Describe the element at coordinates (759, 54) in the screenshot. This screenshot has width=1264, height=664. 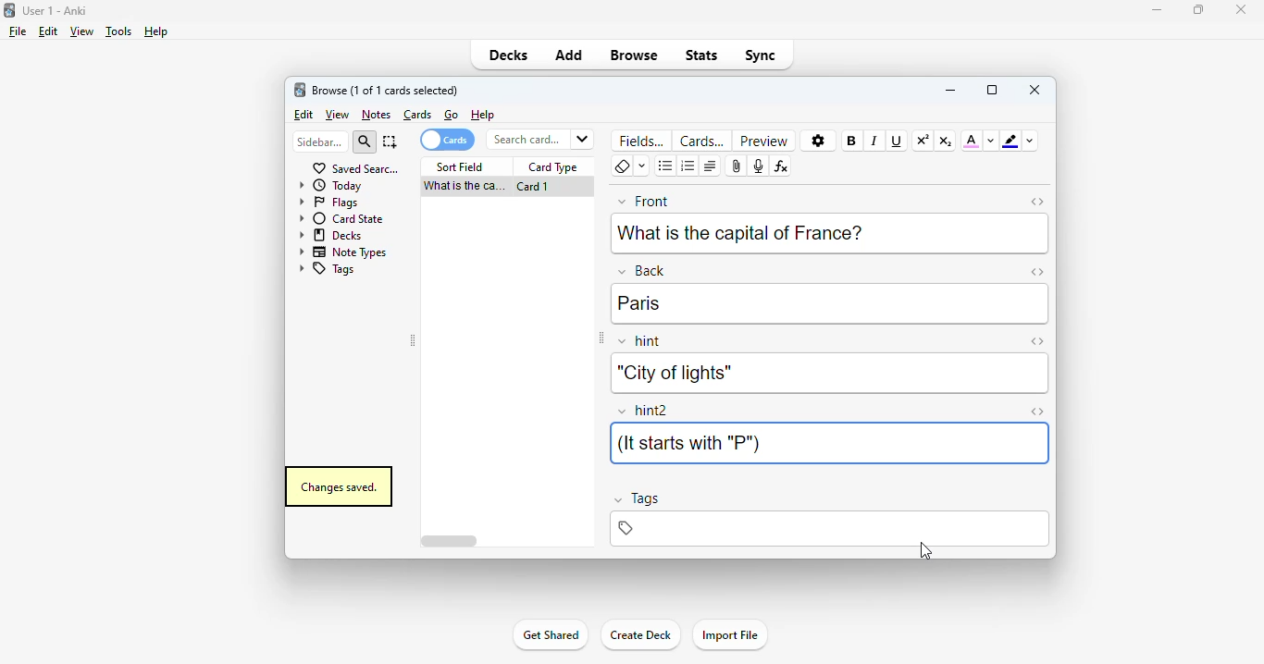
I see `sync` at that location.